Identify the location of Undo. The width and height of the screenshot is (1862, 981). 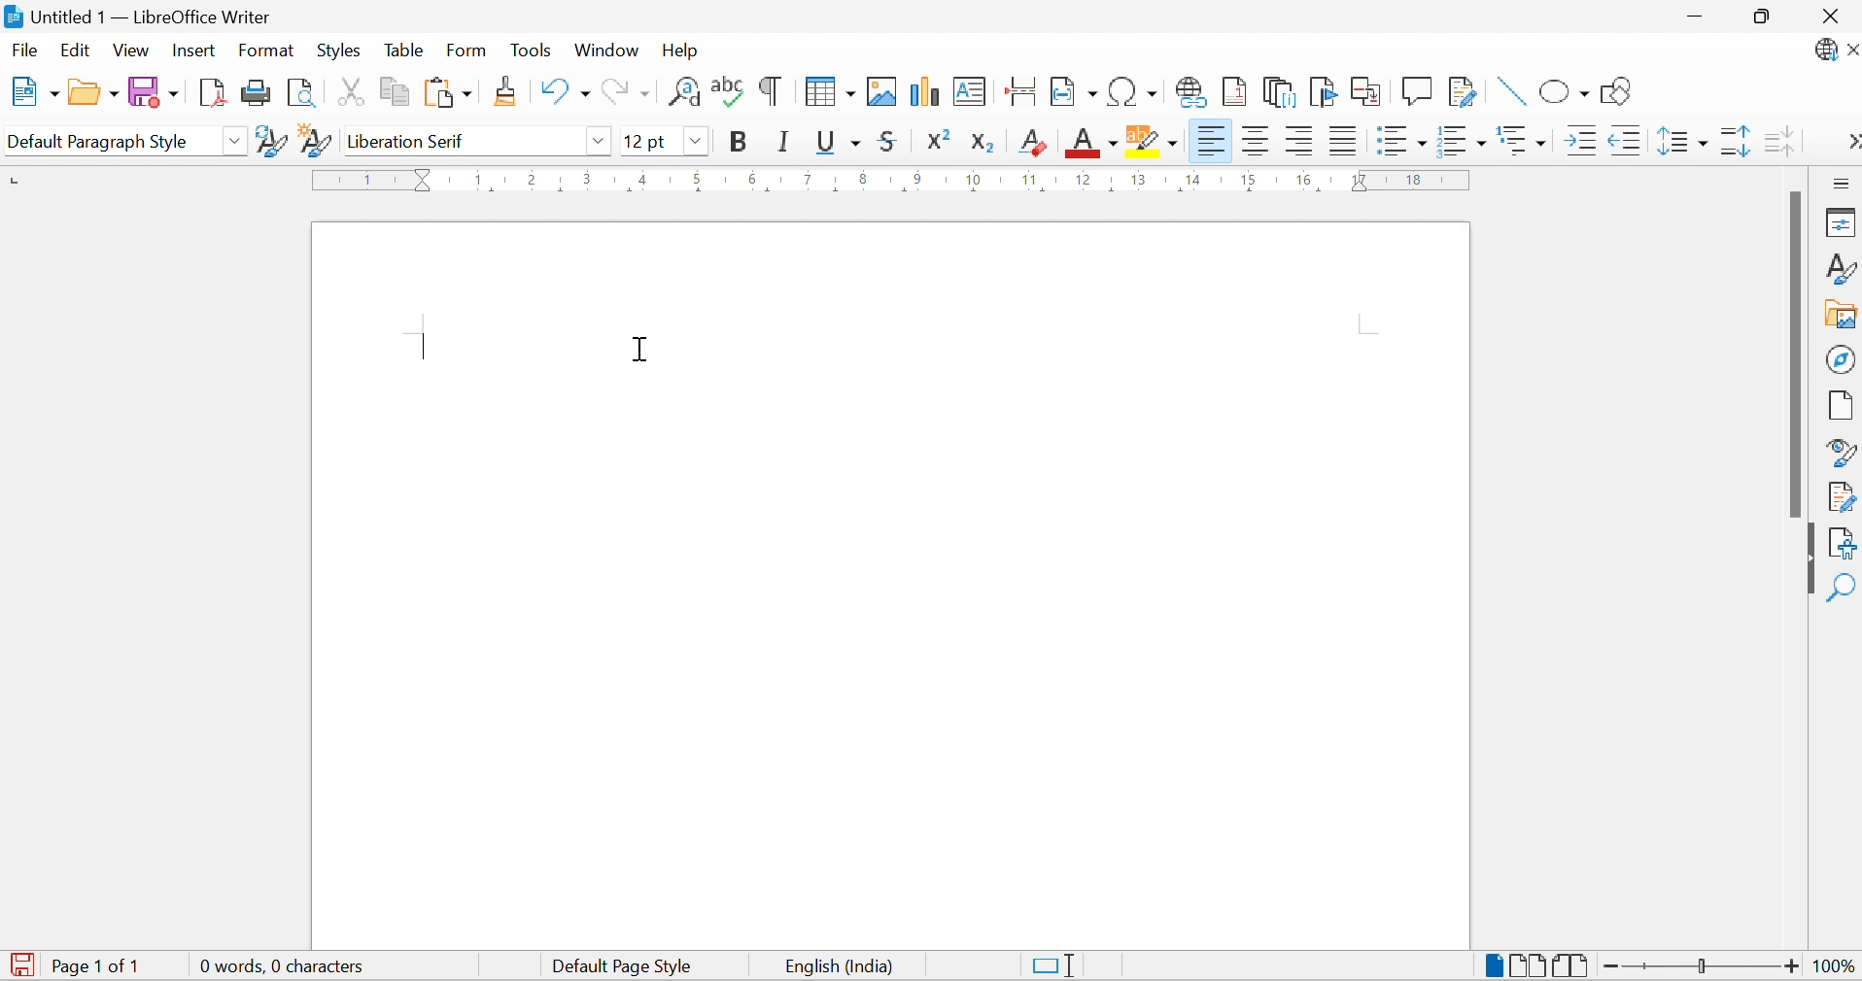
(562, 92).